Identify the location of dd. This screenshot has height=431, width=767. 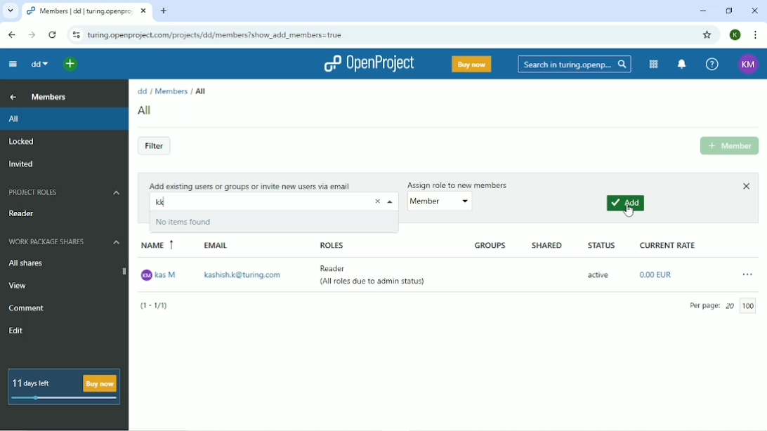
(41, 65).